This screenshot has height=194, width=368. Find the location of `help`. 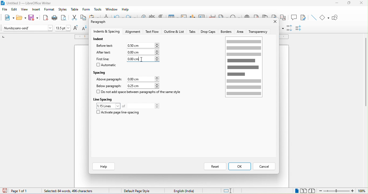

help is located at coordinates (103, 167).